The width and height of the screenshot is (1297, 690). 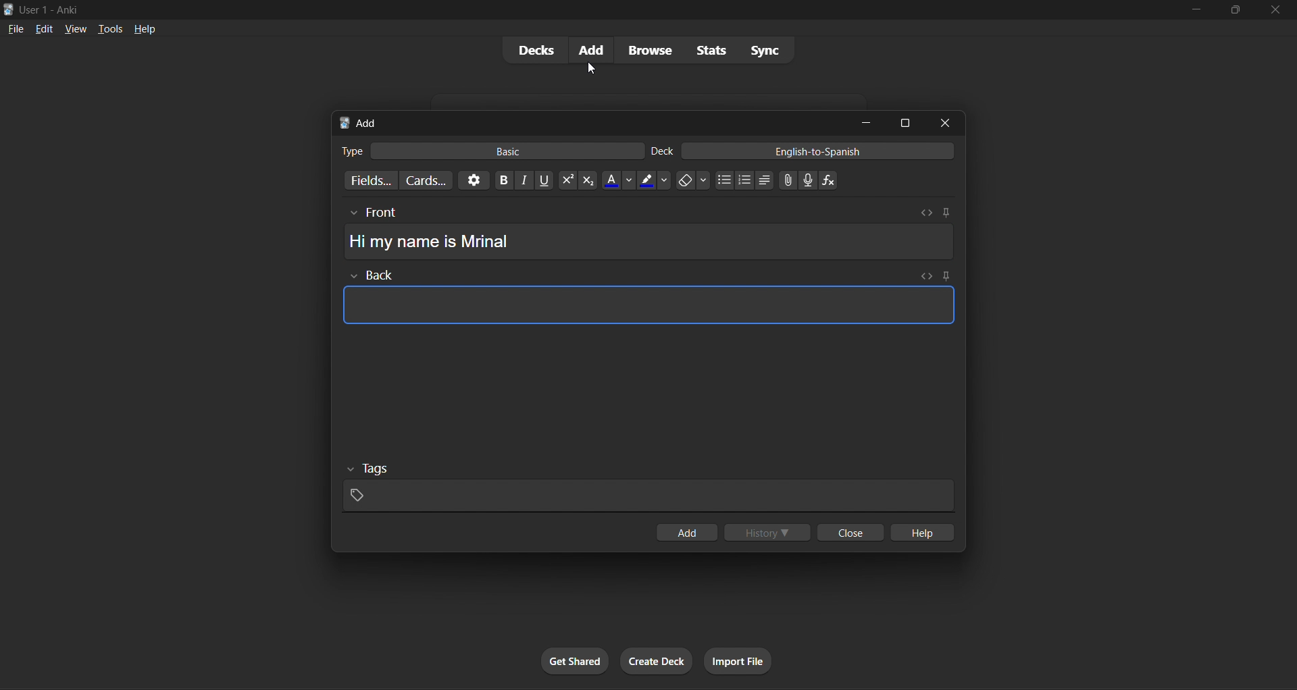 What do you see at coordinates (534, 50) in the screenshot?
I see `decks` at bounding box center [534, 50].